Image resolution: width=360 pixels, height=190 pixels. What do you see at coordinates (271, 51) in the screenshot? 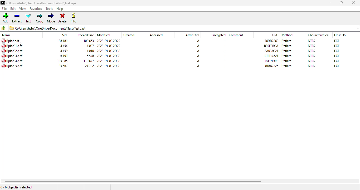
I see `CRC` at bounding box center [271, 51].